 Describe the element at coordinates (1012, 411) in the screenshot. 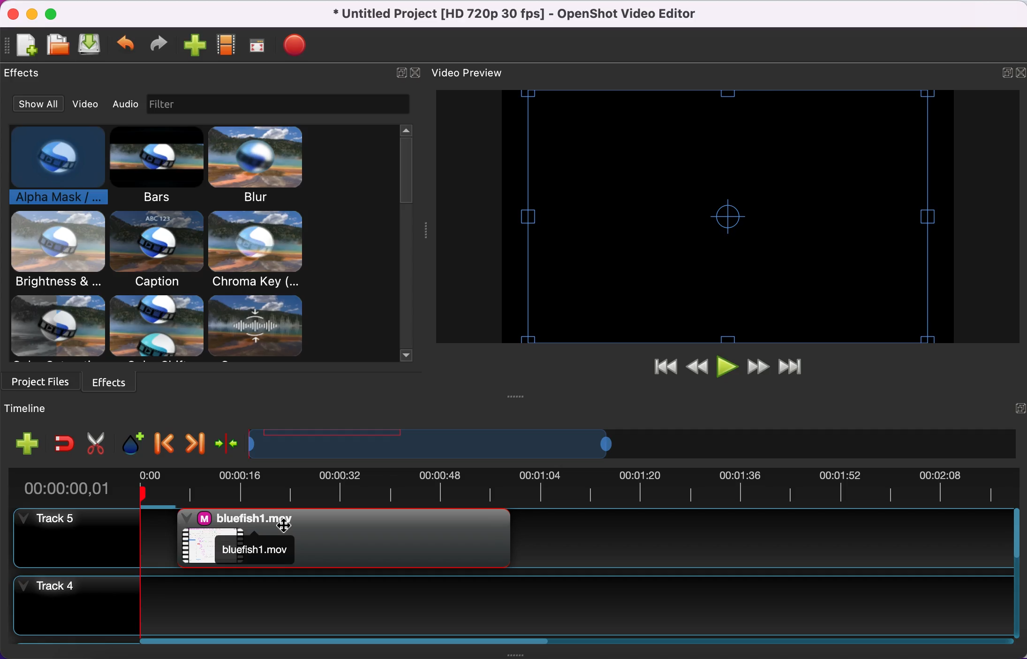

I see `expand/hide` at that location.